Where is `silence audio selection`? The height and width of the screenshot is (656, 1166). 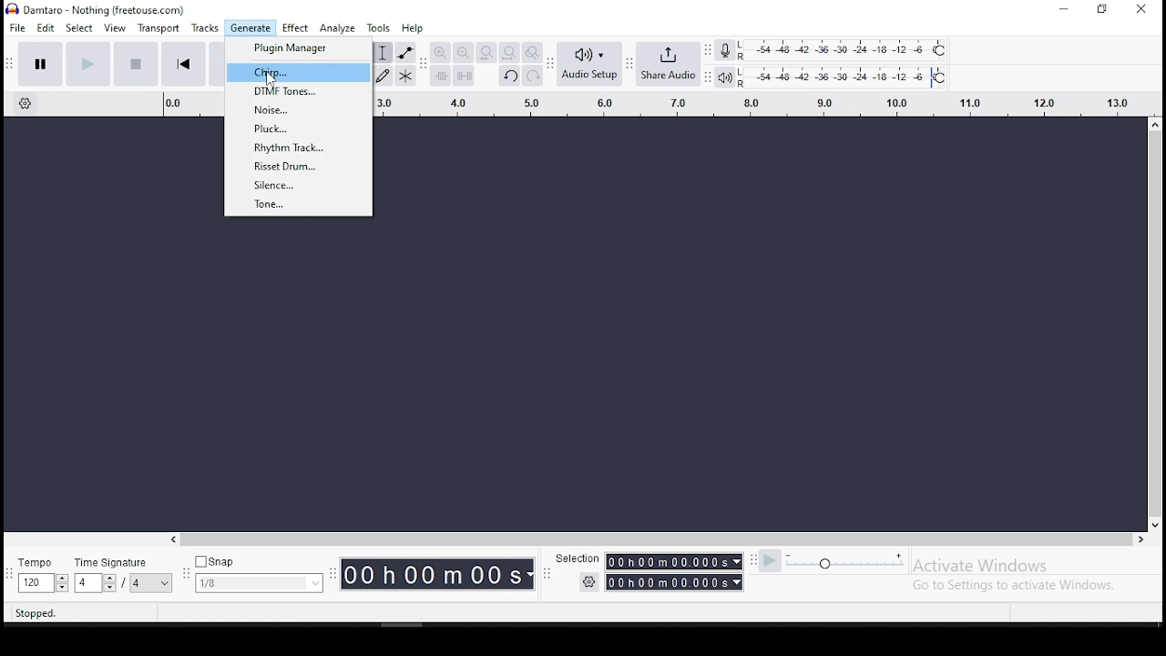 silence audio selection is located at coordinates (465, 76).